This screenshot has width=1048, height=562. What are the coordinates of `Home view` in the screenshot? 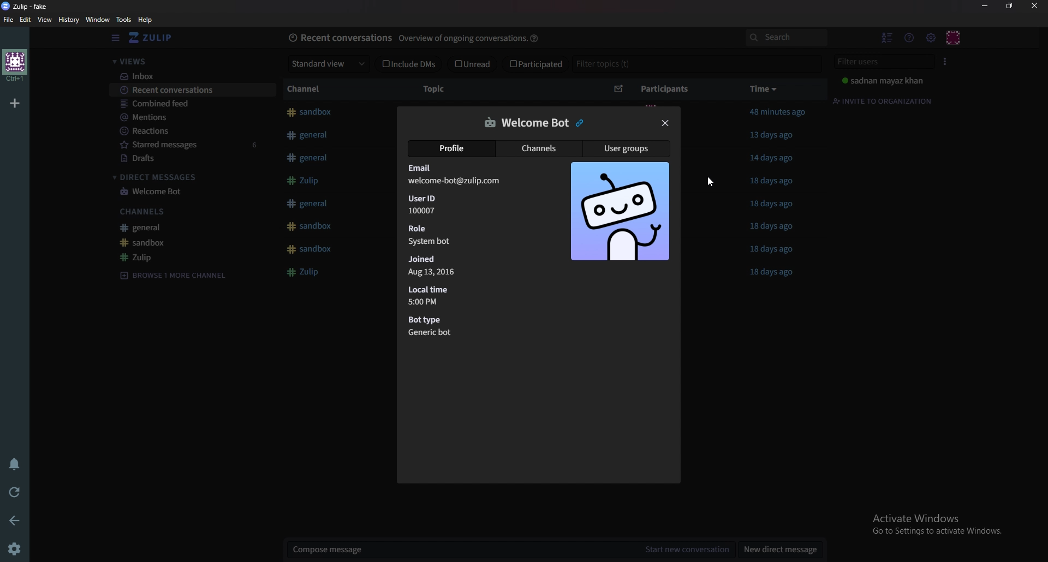 It's located at (157, 38).